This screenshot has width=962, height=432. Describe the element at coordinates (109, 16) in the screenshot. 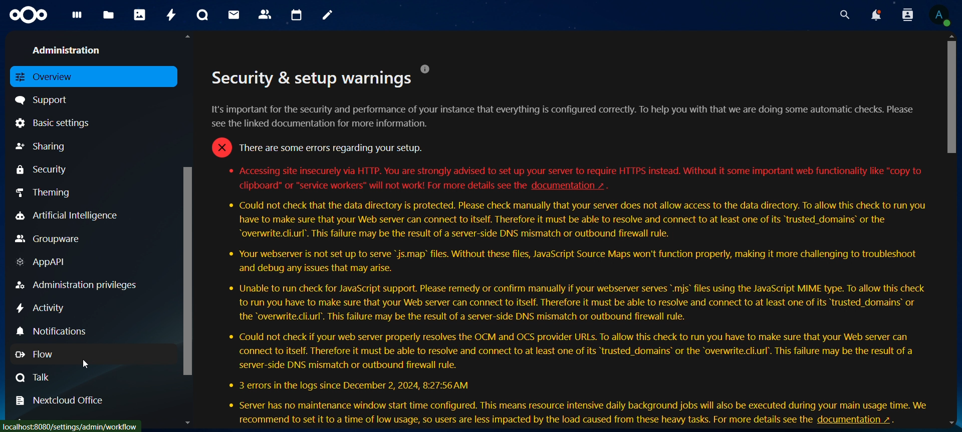

I see `files` at that location.